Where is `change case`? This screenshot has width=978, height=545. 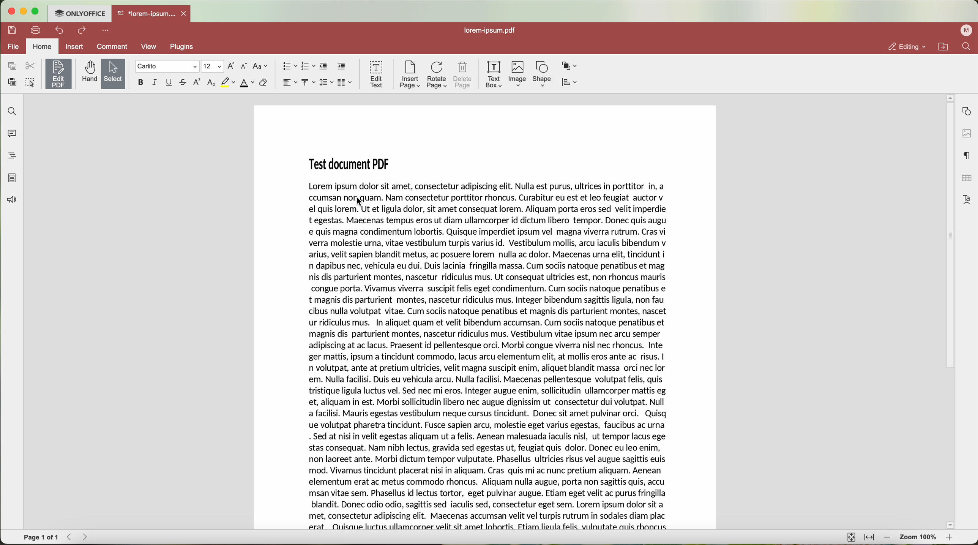
change case is located at coordinates (261, 66).